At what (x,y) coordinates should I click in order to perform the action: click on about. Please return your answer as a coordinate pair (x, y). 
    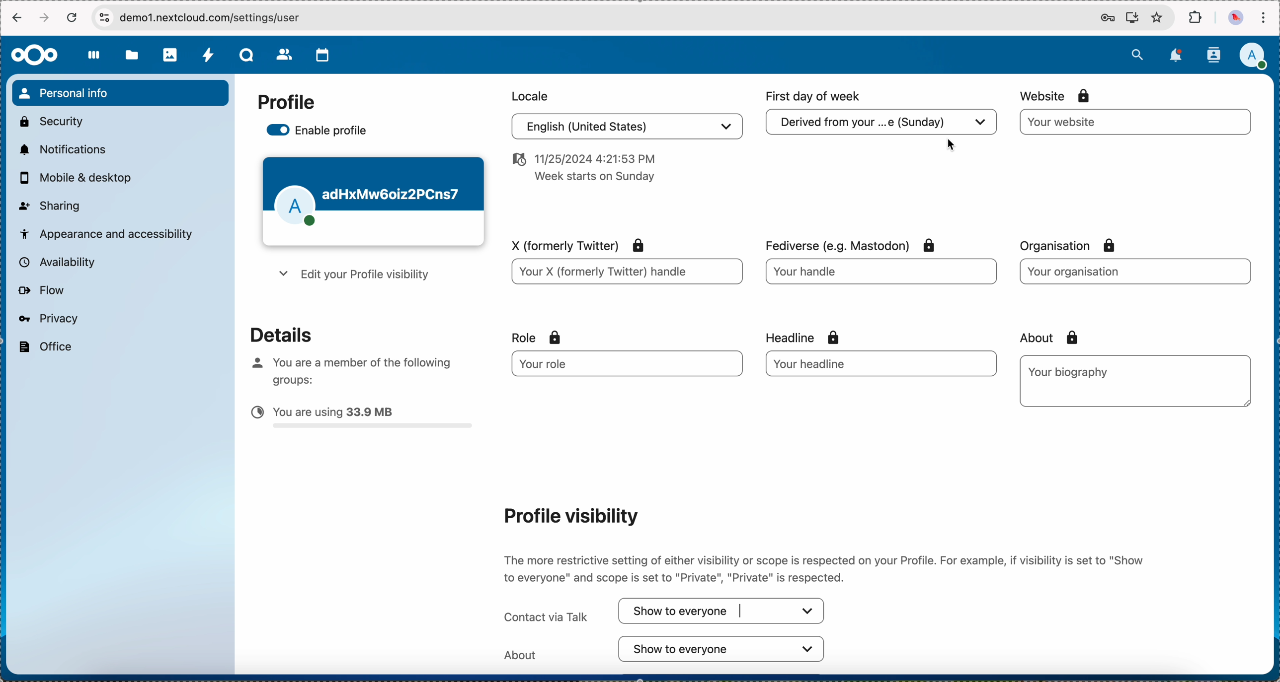
    Looking at the image, I should click on (665, 649).